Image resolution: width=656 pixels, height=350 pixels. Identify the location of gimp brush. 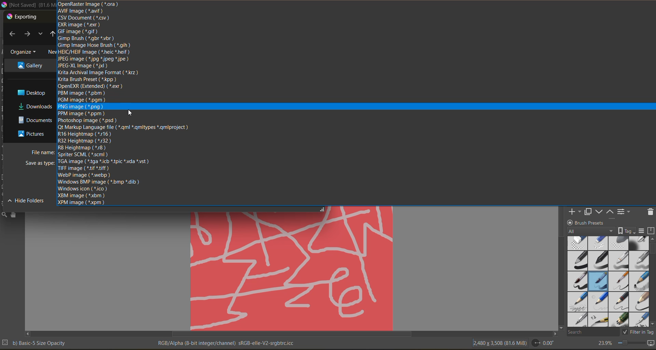
(85, 39).